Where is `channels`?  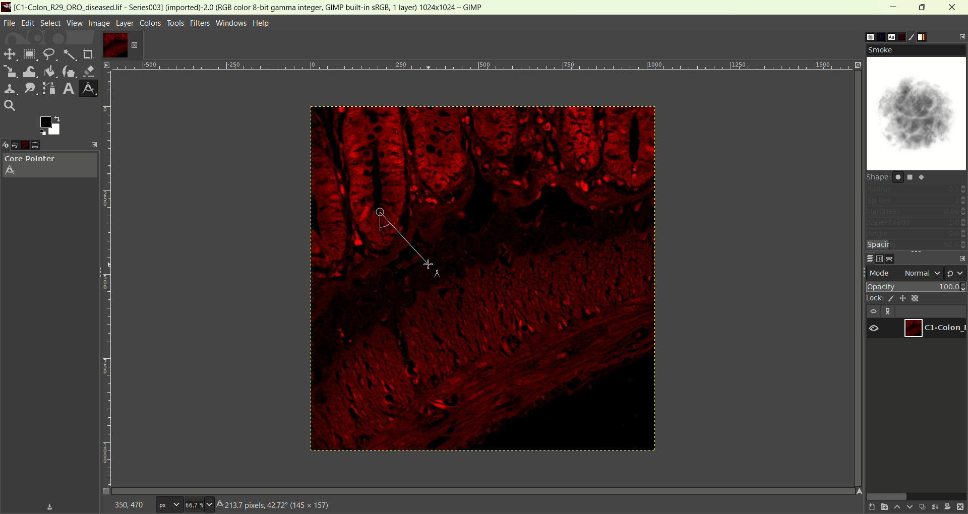 channels is located at coordinates (880, 259).